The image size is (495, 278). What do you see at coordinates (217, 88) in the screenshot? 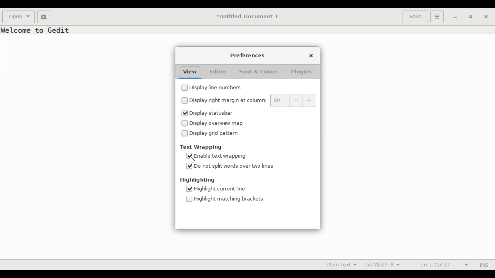
I see `Display line numbers` at bounding box center [217, 88].